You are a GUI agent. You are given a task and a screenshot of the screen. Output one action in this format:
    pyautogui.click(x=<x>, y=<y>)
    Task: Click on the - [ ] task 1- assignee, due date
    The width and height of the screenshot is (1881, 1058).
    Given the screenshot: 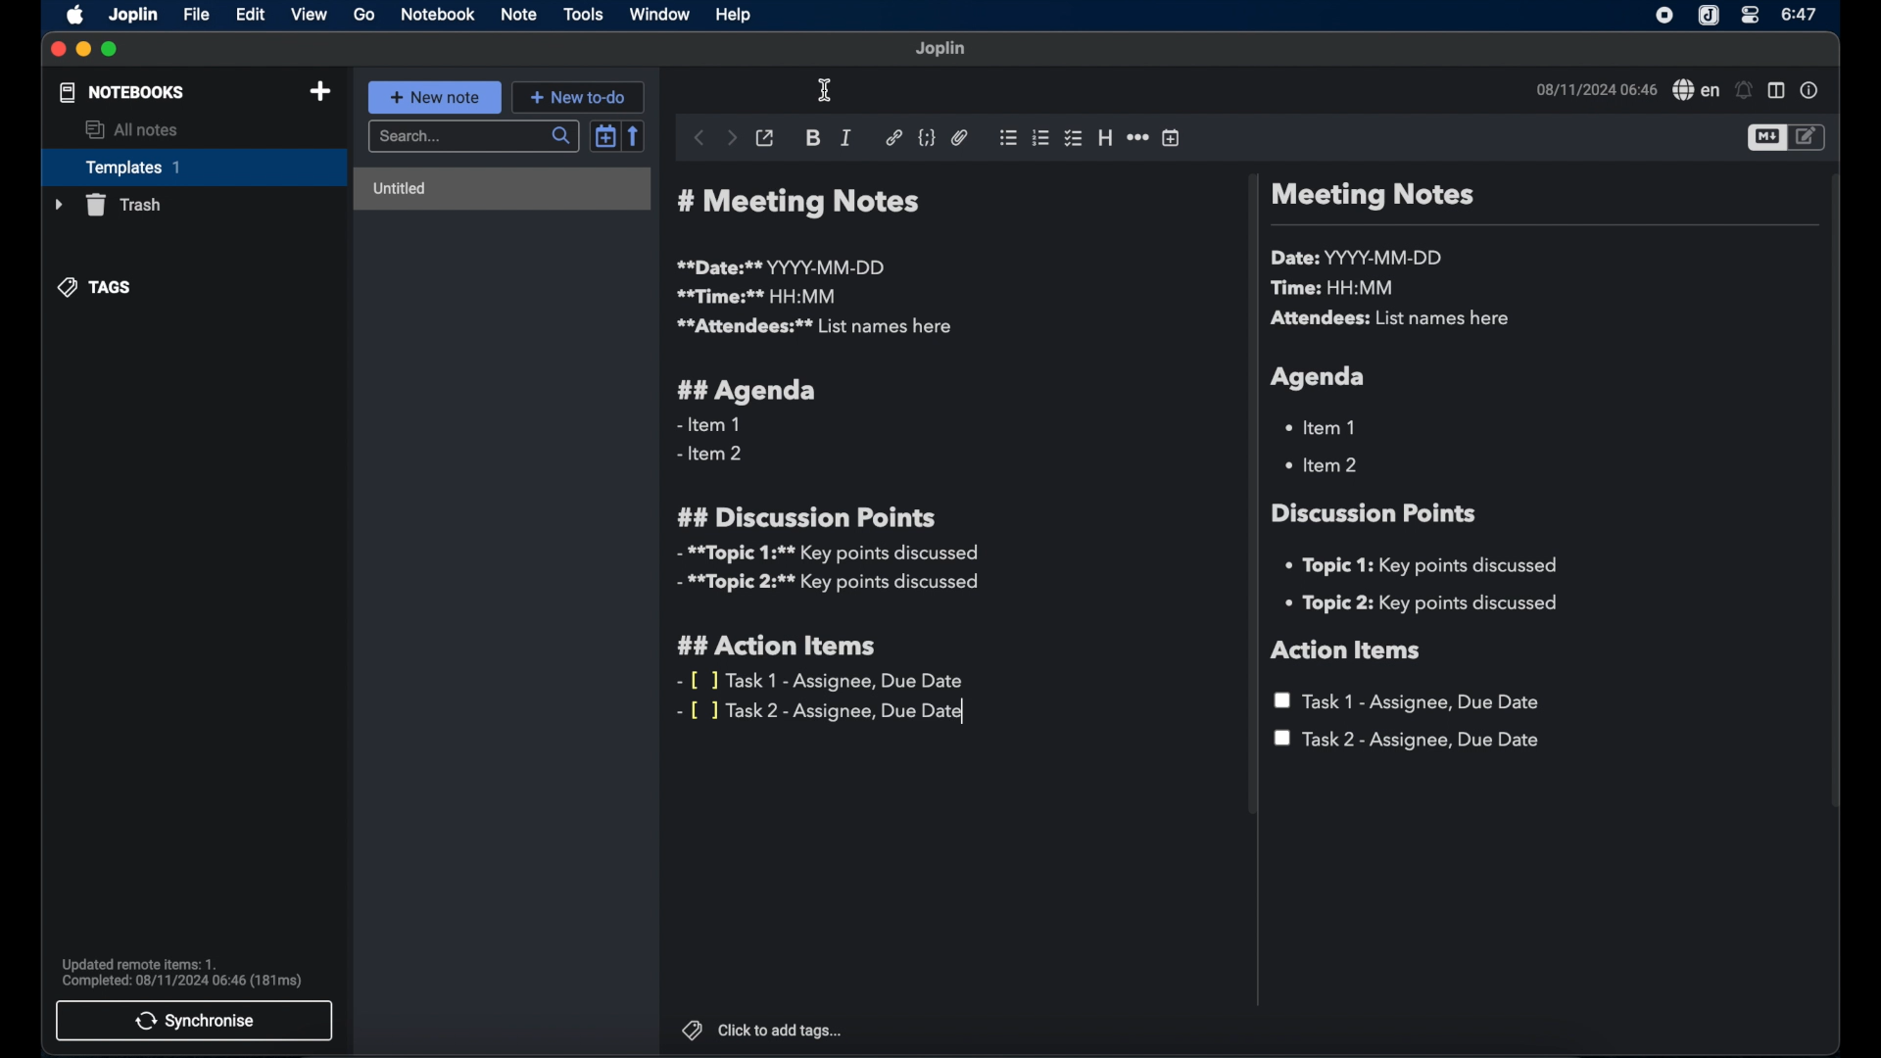 What is the action you would take?
    pyautogui.click(x=822, y=681)
    